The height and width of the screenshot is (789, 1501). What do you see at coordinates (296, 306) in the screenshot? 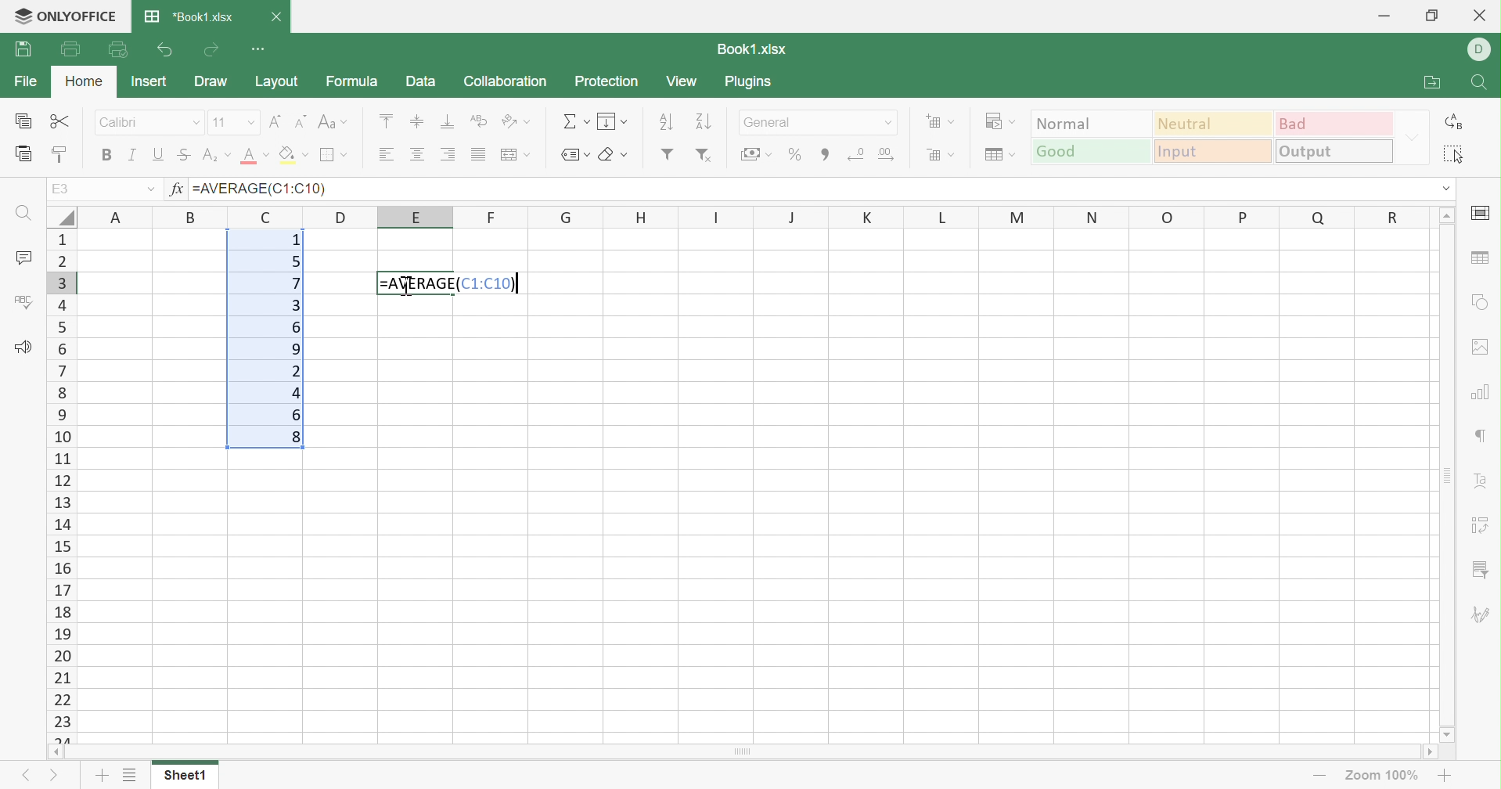
I see `3` at bounding box center [296, 306].